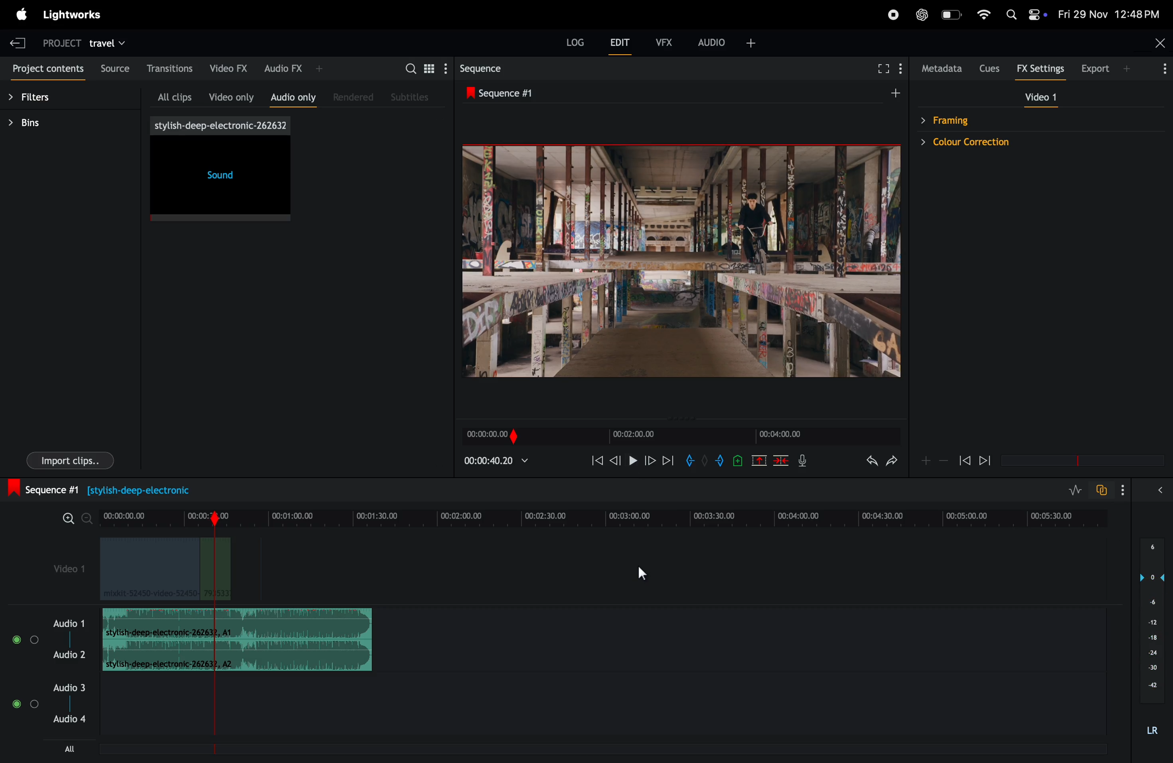 Image resolution: width=1173 pixels, height=763 pixels. I want to click on add out mark, so click(721, 460).